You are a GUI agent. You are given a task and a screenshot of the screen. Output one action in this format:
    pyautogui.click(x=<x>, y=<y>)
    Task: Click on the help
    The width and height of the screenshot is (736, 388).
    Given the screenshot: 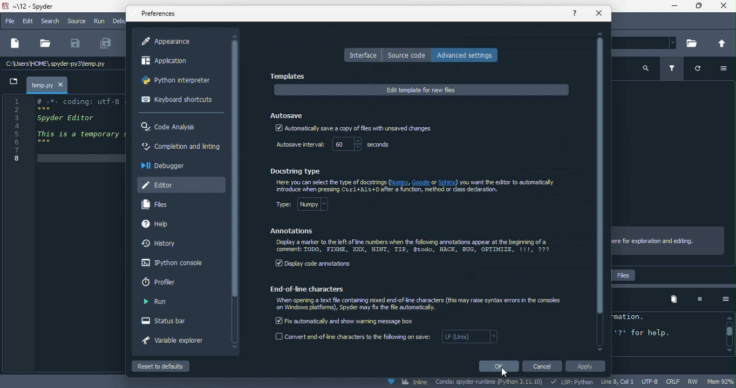 What is the action you would take?
    pyautogui.click(x=575, y=12)
    